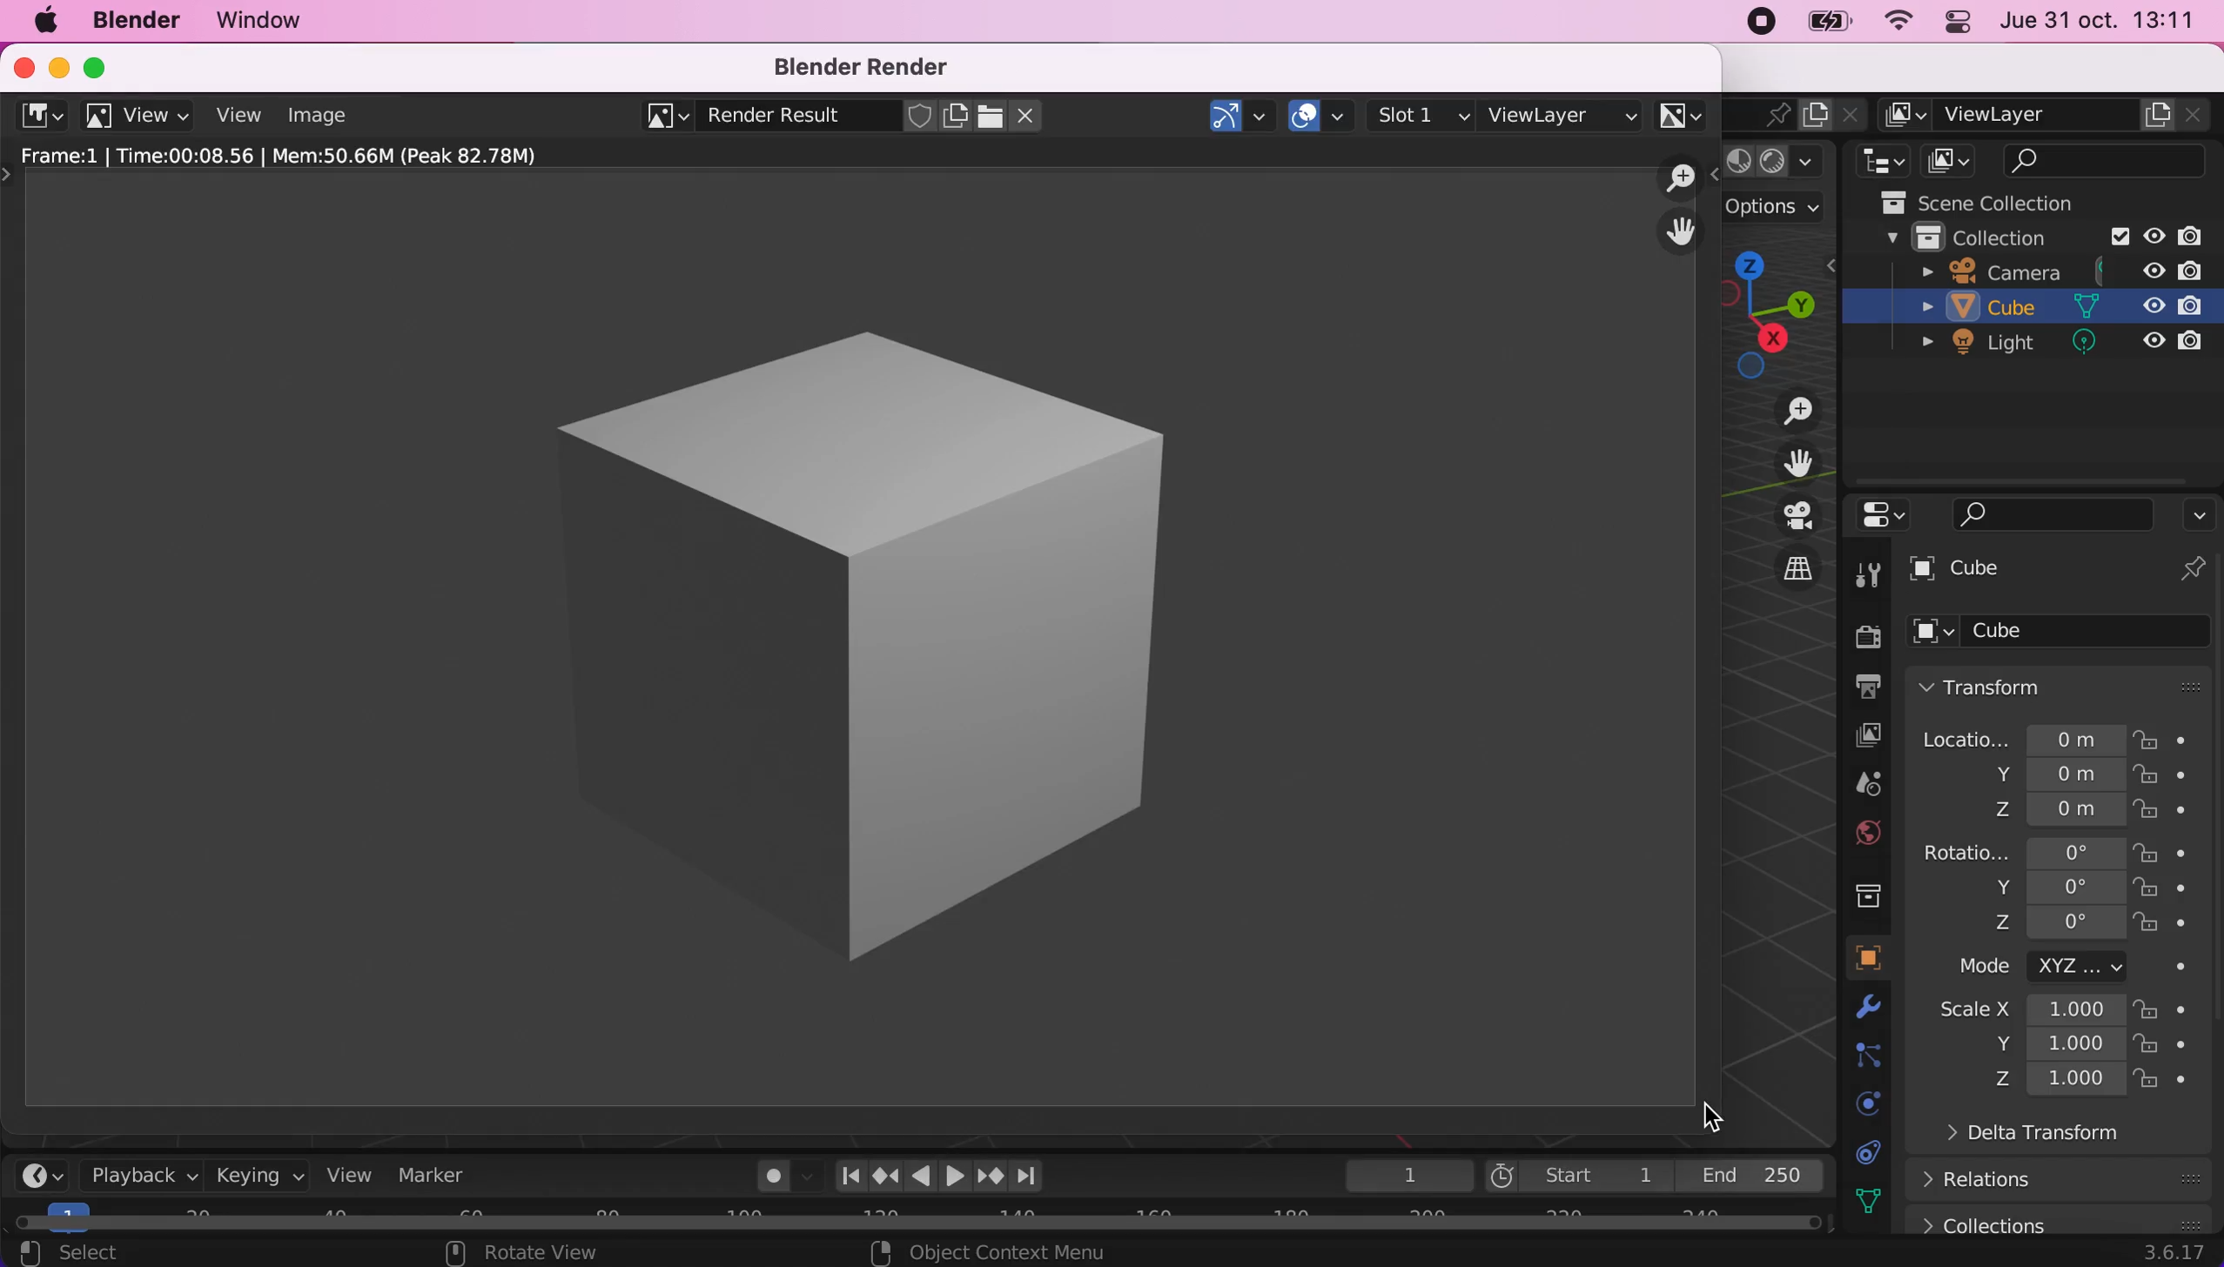  Describe the element at coordinates (1878, 516) in the screenshot. I see `editor type` at that location.